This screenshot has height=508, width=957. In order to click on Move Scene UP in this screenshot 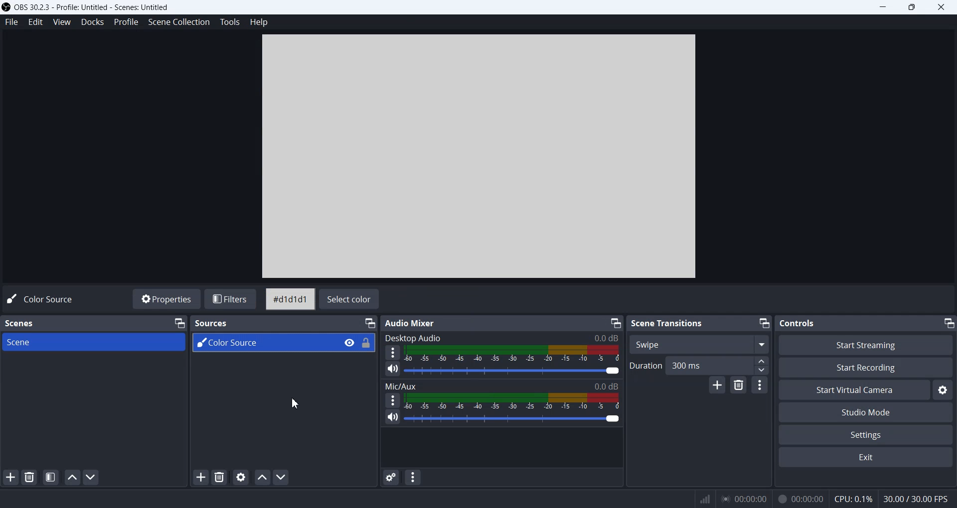, I will do `click(72, 477)`.